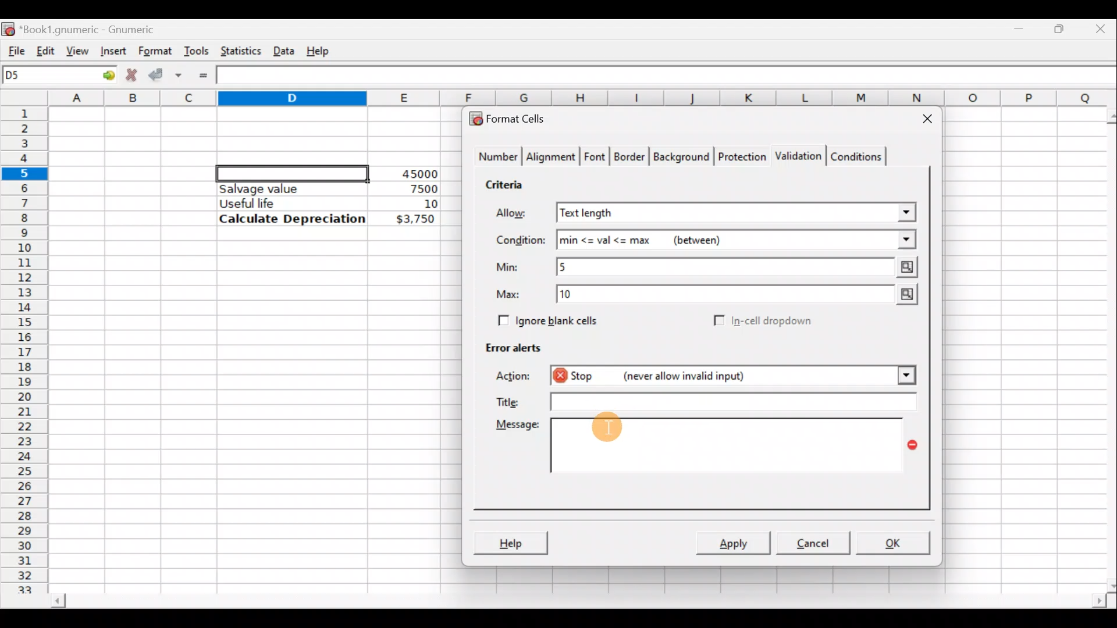  What do you see at coordinates (293, 172) in the screenshot?
I see `Selected cell` at bounding box center [293, 172].